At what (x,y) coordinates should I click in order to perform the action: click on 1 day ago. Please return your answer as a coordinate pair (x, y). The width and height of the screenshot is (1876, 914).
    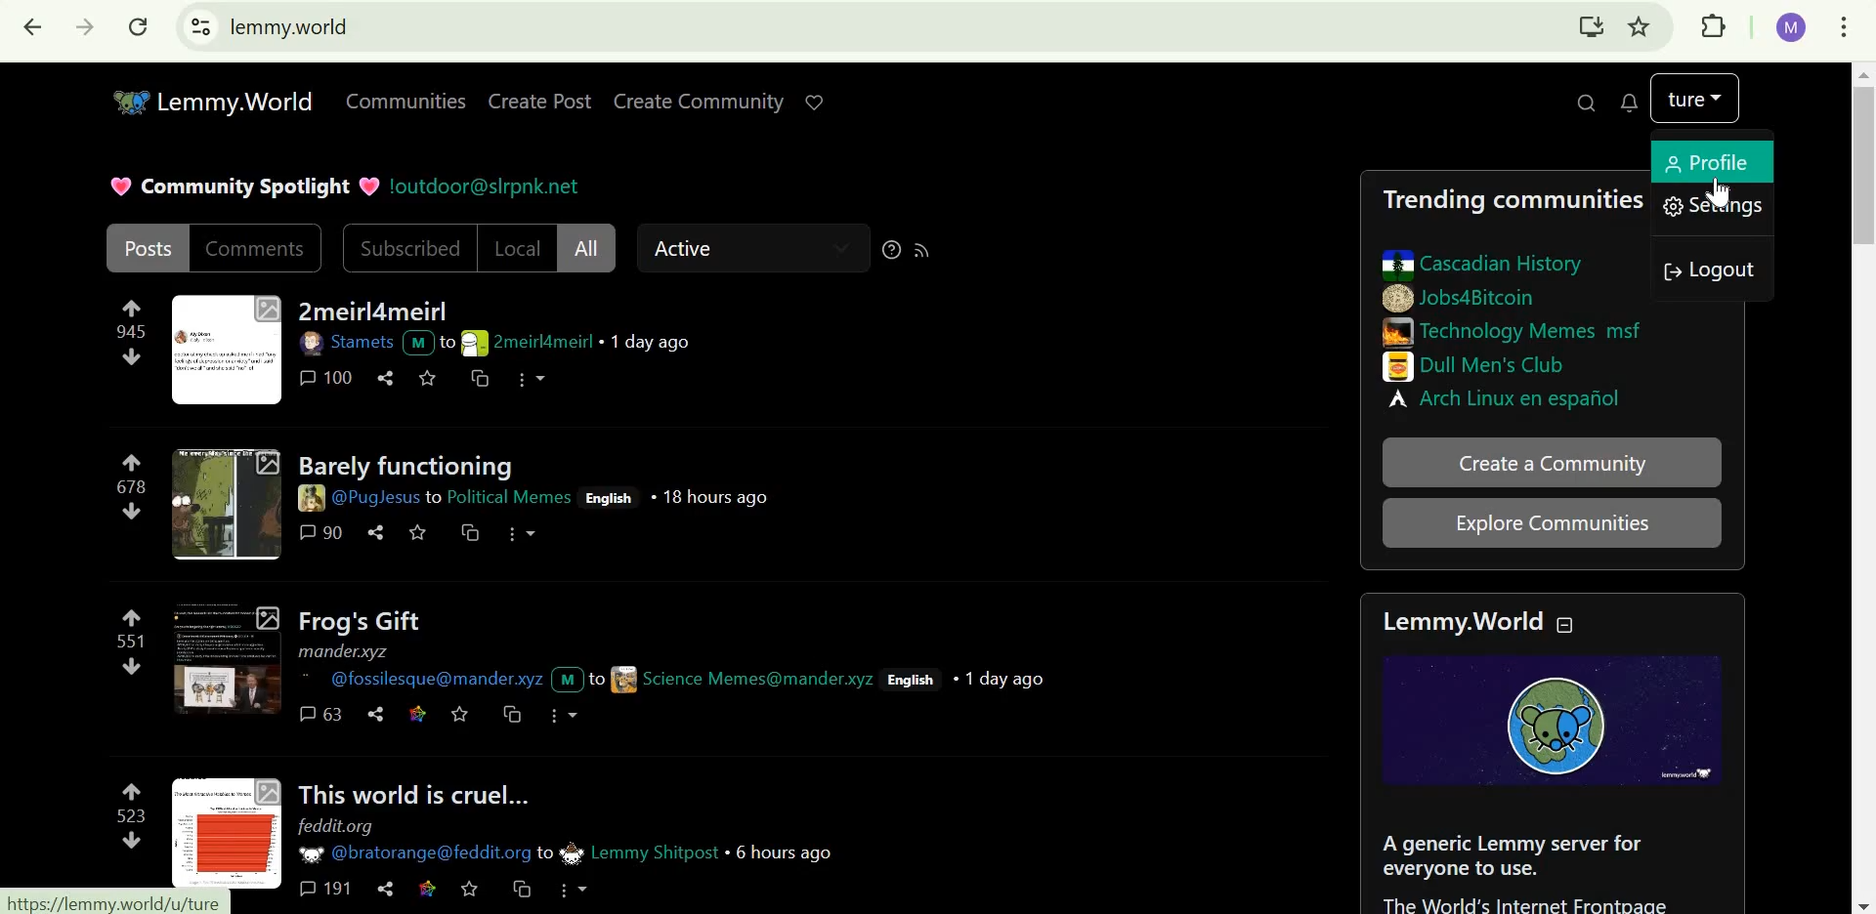
    Looking at the image, I should click on (1004, 678).